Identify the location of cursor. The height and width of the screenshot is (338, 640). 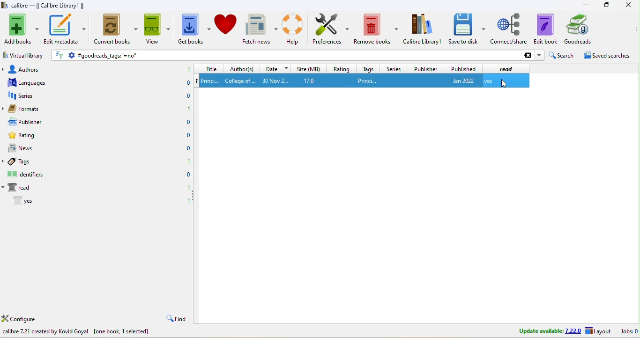
(503, 82).